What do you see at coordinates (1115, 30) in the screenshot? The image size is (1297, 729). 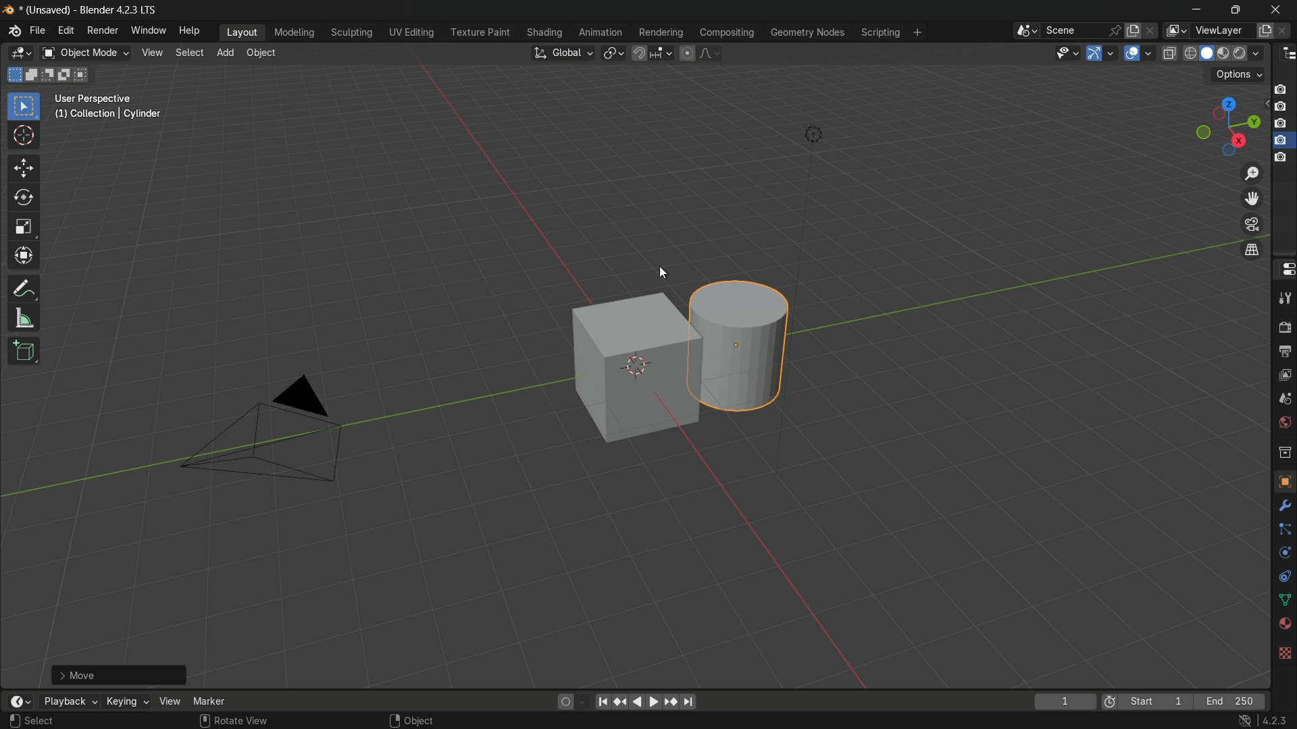 I see `pin scene to workspace` at bounding box center [1115, 30].